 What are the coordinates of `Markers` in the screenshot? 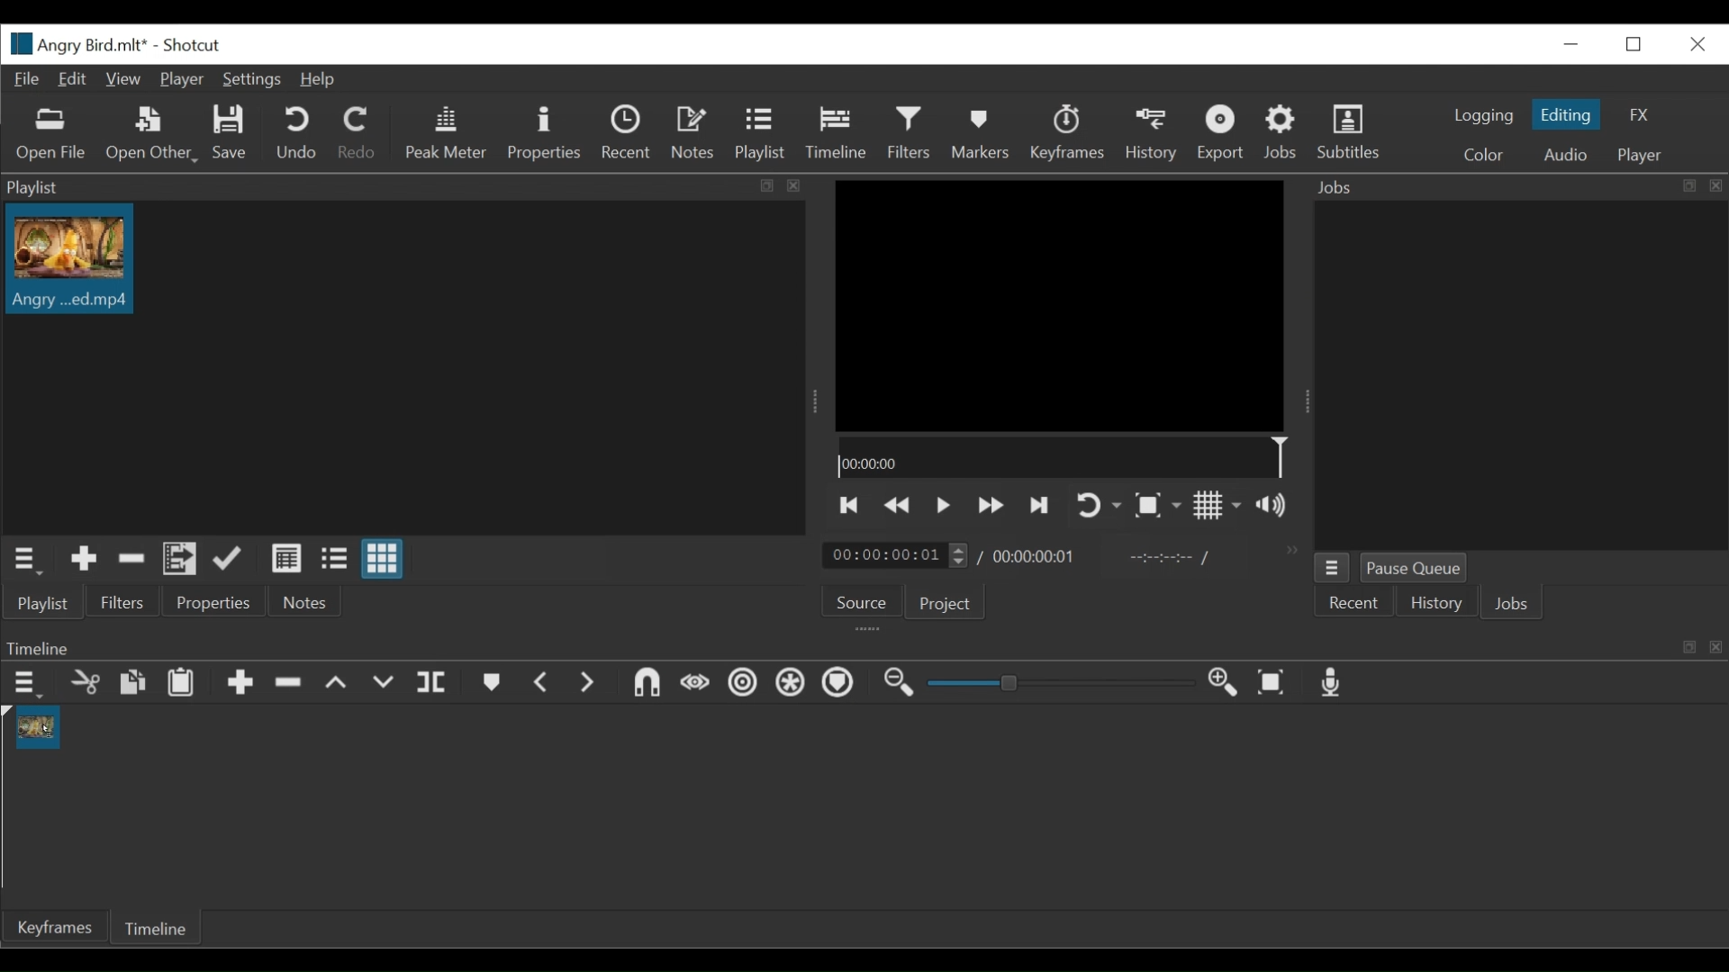 It's located at (491, 685).